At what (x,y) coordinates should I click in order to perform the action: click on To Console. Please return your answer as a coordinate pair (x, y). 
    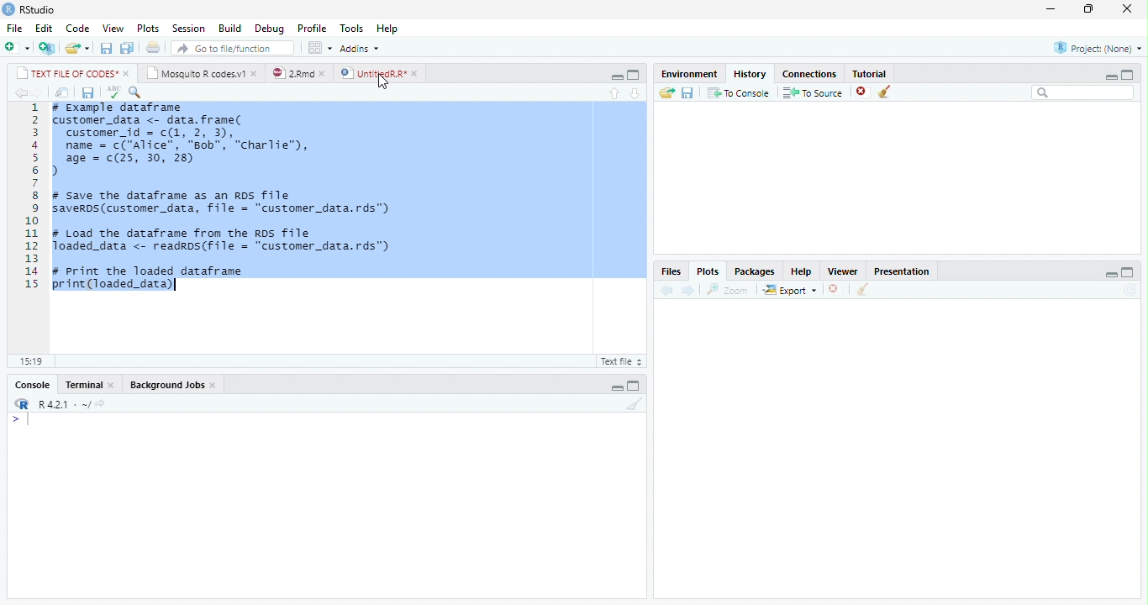
    Looking at the image, I should click on (738, 92).